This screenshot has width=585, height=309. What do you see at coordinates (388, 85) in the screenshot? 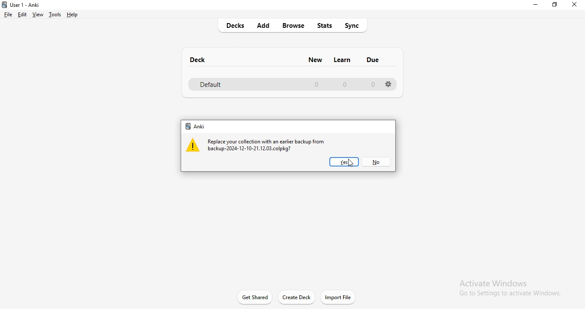
I see `settings` at bounding box center [388, 85].